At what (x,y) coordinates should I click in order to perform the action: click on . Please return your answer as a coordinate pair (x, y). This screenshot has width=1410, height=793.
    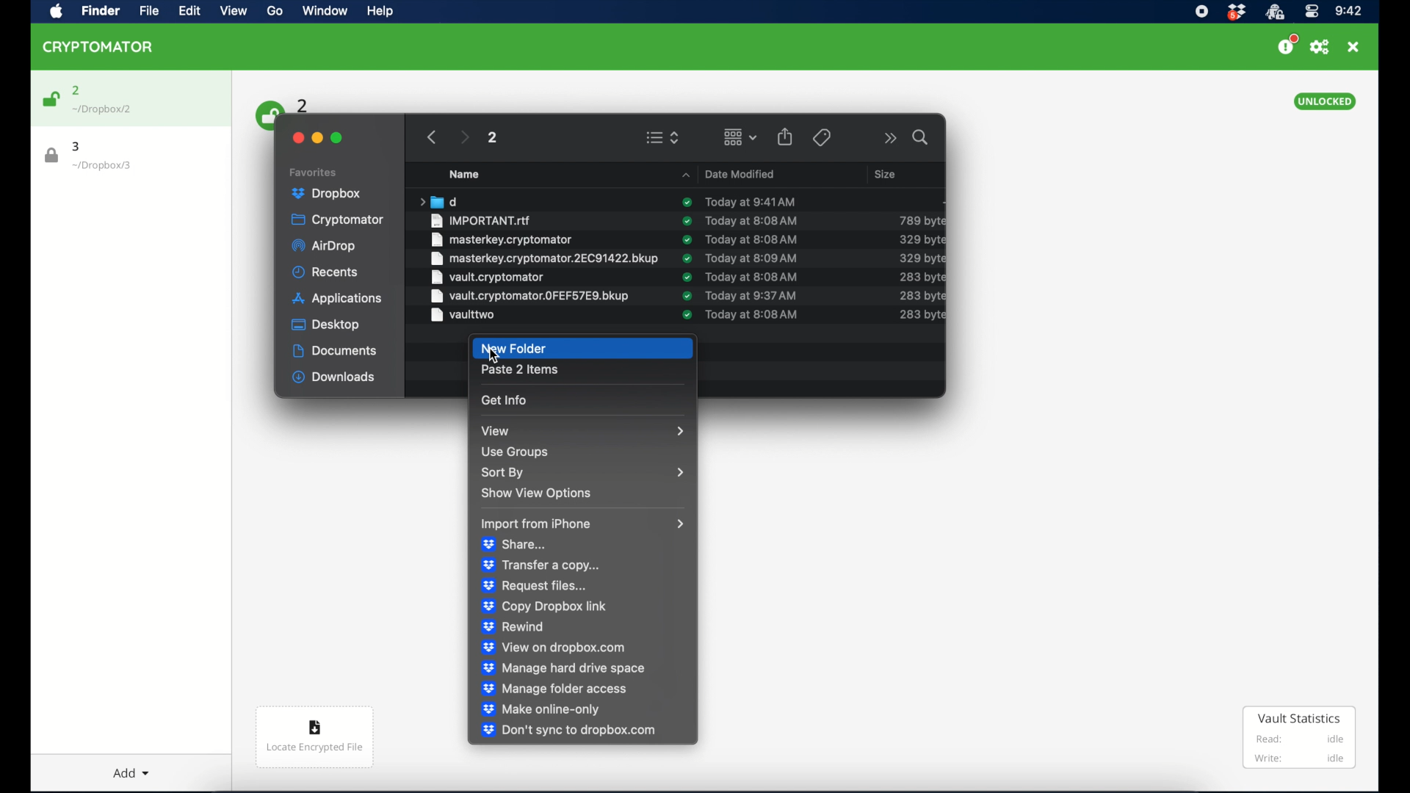
    Looking at the image, I should click on (751, 239).